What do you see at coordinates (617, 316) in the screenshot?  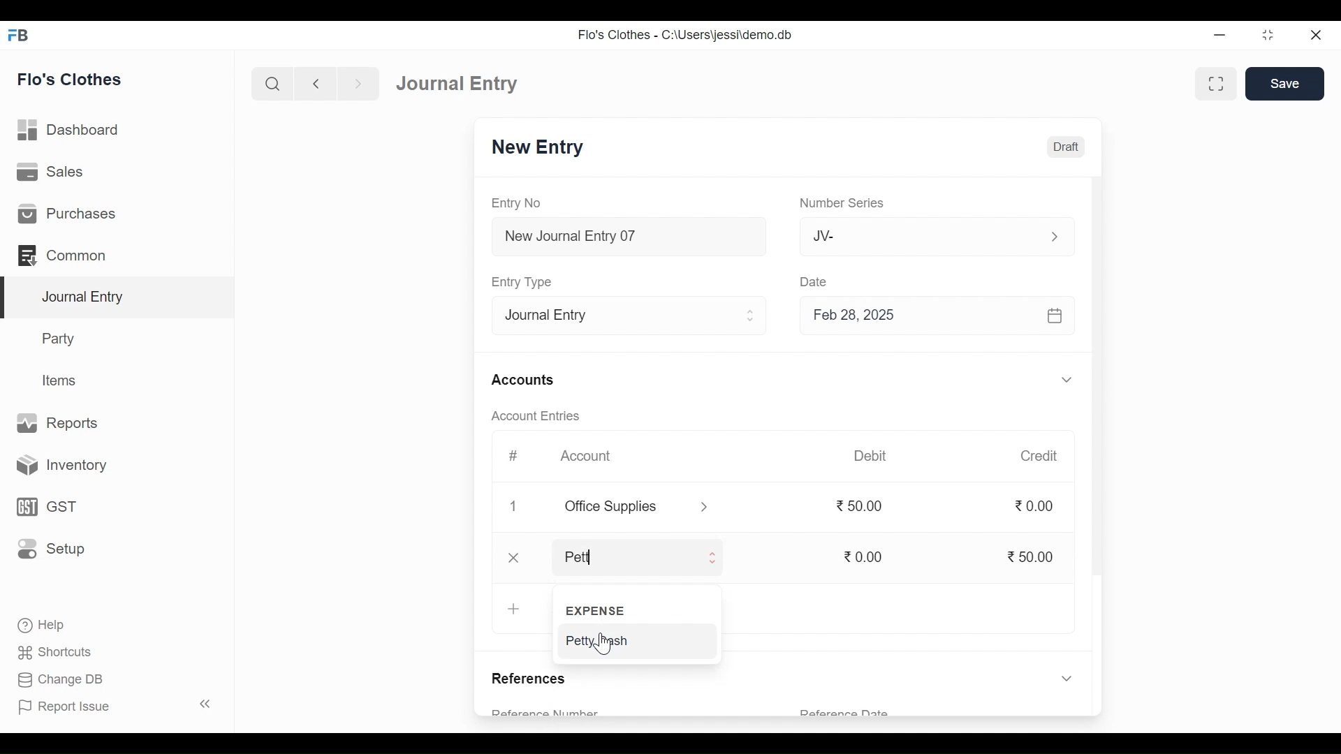 I see `Entry Type` at bounding box center [617, 316].